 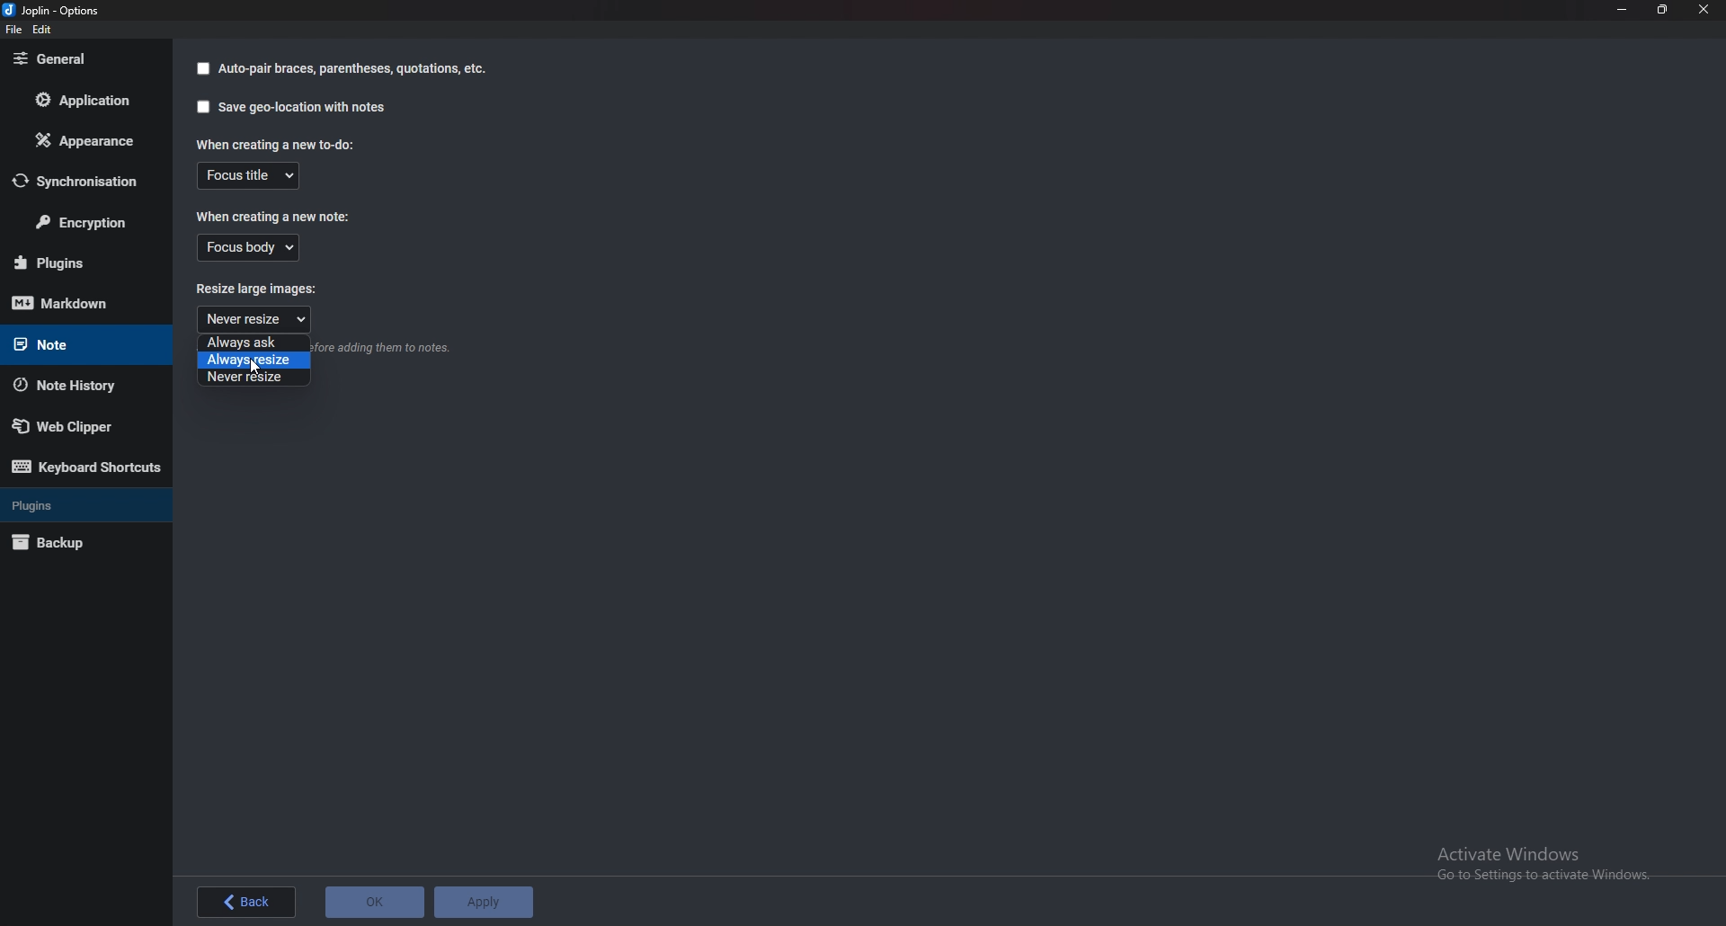 I want to click on back, so click(x=249, y=903).